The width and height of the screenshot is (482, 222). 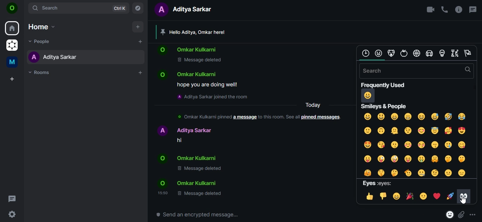 What do you see at coordinates (422, 173) in the screenshot?
I see `zipper mouth face` at bounding box center [422, 173].